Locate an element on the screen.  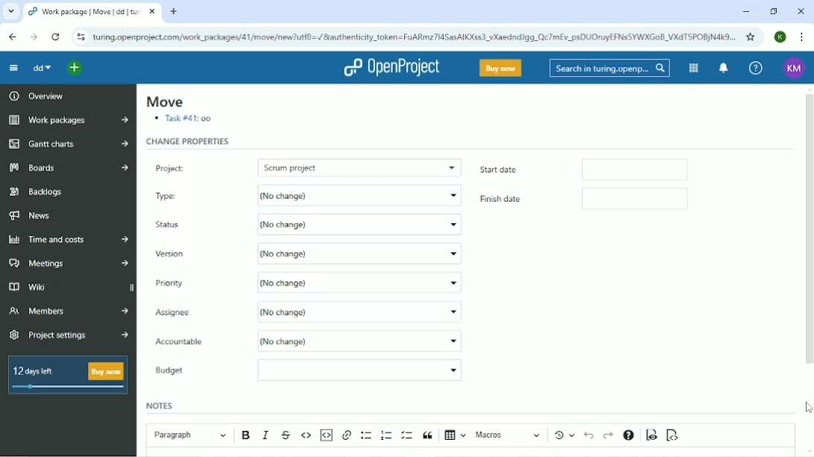
Version is located at coordinates (173, 255).